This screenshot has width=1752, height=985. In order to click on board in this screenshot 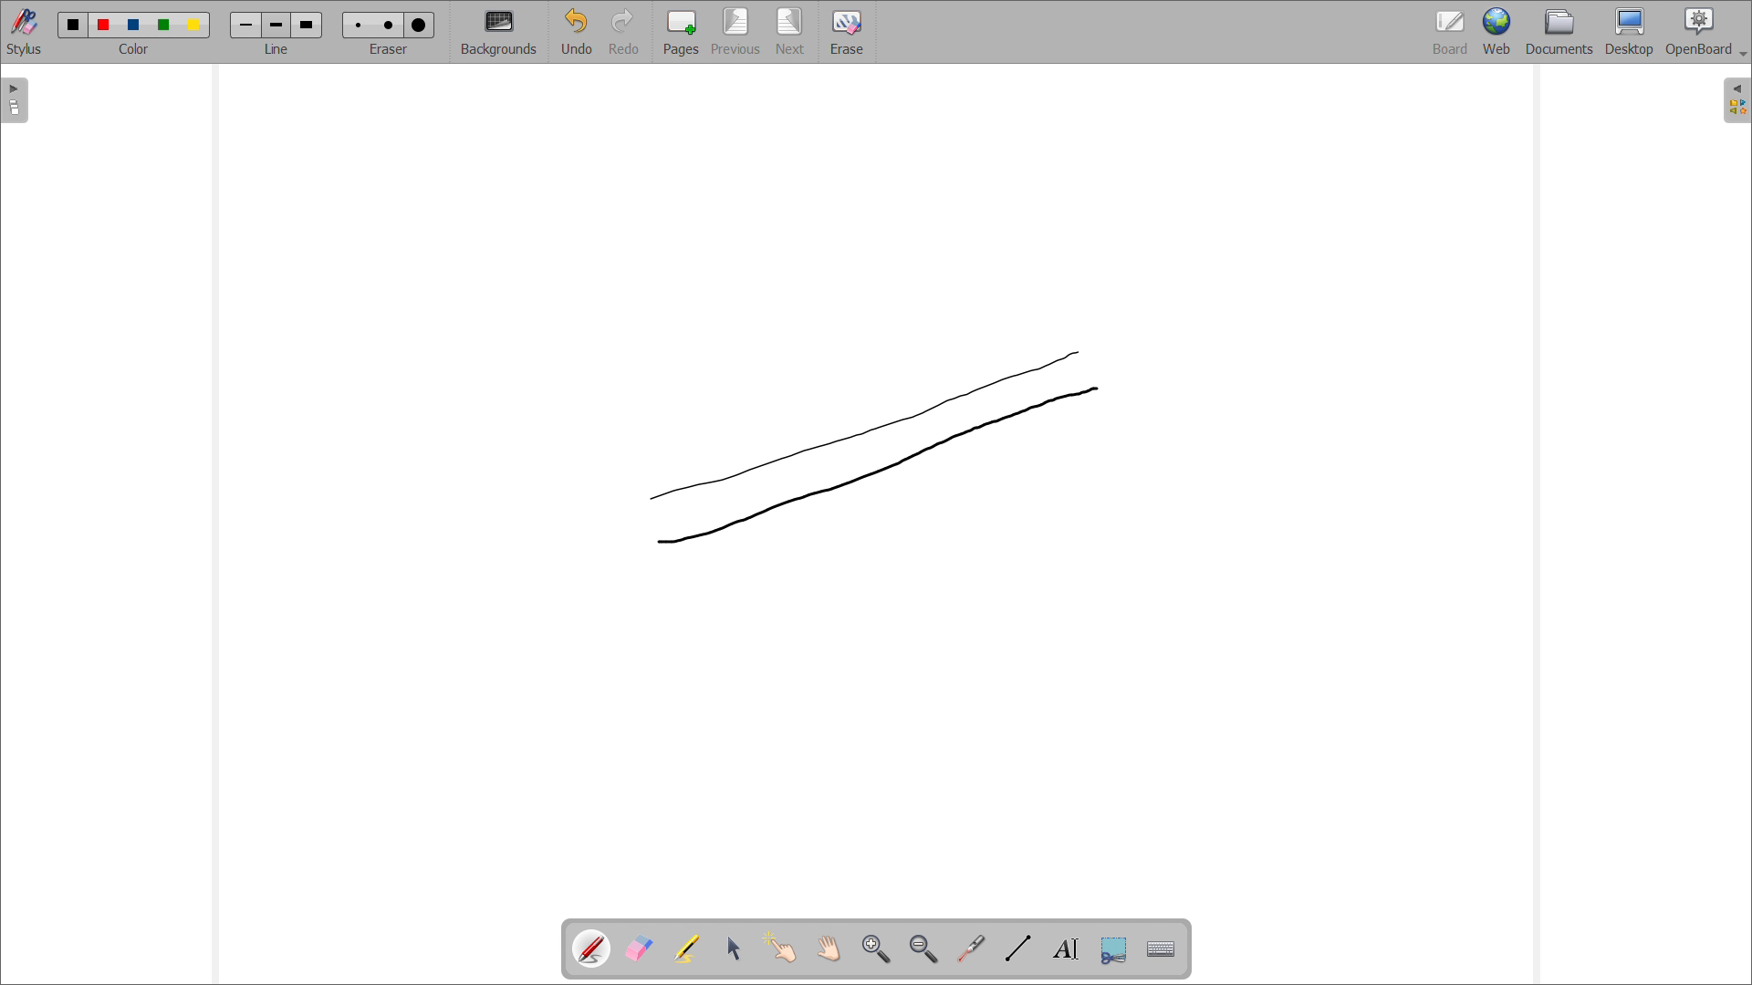, I will do `click(1449, 32)`.